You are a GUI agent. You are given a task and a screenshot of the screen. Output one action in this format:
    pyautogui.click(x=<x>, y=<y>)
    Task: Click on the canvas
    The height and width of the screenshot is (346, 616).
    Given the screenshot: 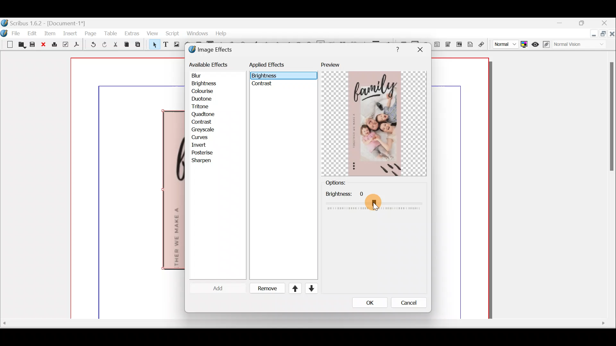 What is the action you would take?
    pyautogui.click(x=461, y=189)
    